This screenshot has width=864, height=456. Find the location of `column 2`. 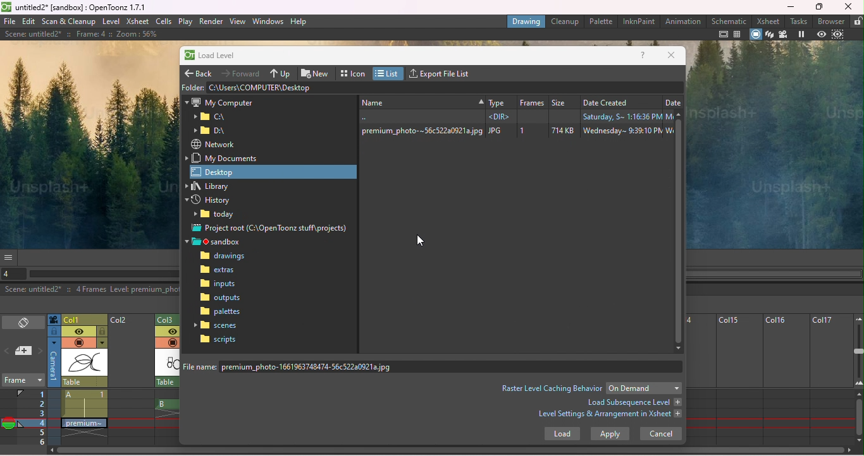

column 2 is located at coordinates (131, 380).